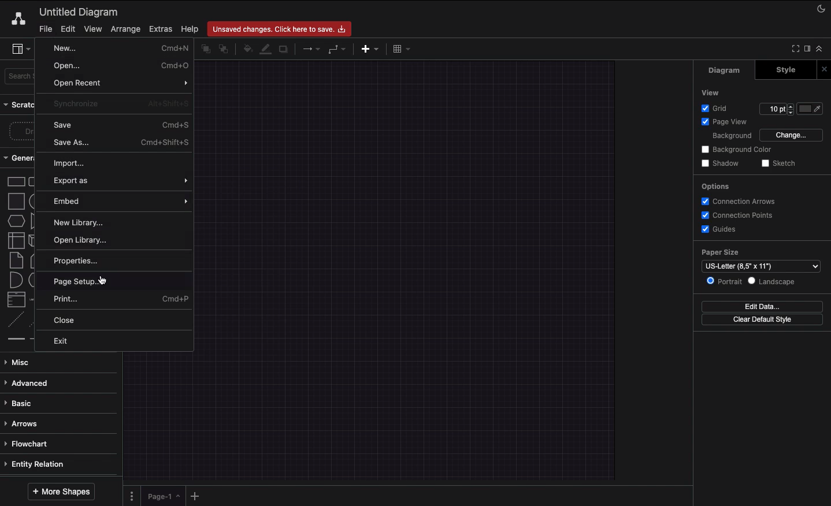 Image resolution: width=831 pixels, height=506 pixels. What do you see at coordinates (120, 105) in the screenshot?
I see `Synchronize ` at bounding box center [120, 105].